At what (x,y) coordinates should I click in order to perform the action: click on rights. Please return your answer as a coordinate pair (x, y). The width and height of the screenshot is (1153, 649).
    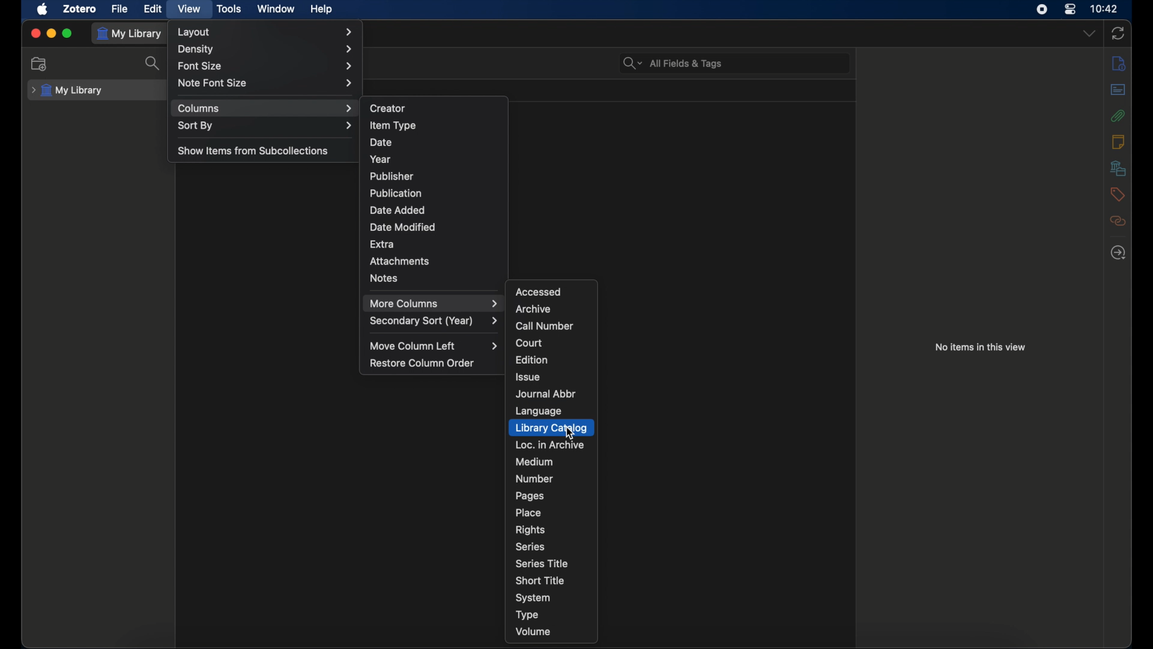
    Looking at the image, I should click on (530, 530).